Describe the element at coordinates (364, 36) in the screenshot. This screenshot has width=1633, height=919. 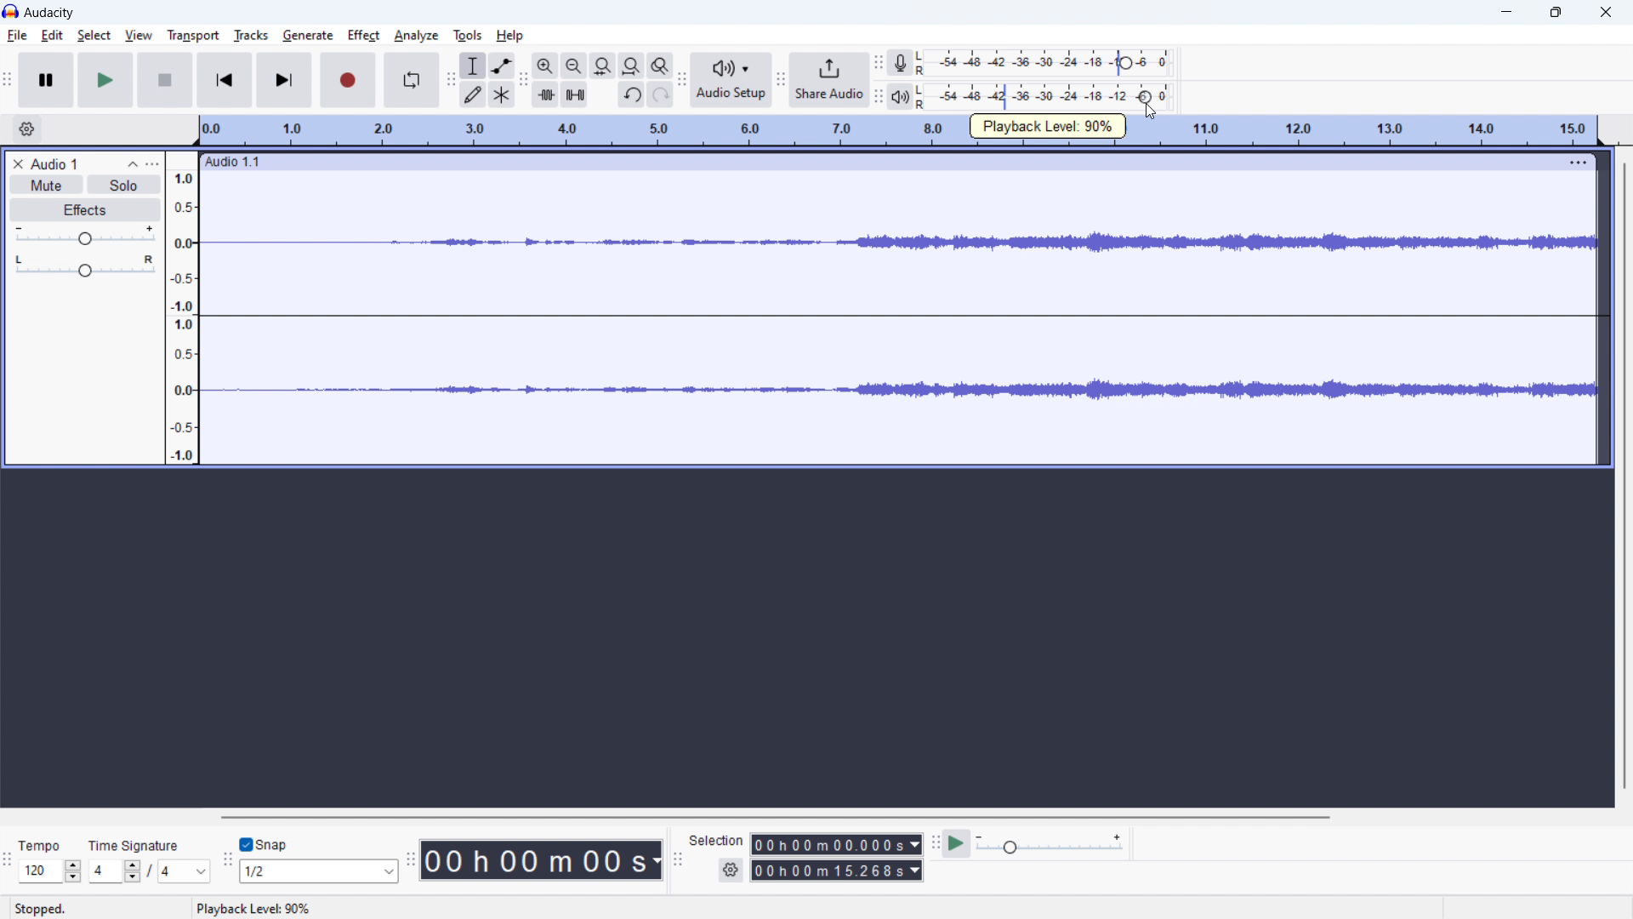
I see `effect` at that location.